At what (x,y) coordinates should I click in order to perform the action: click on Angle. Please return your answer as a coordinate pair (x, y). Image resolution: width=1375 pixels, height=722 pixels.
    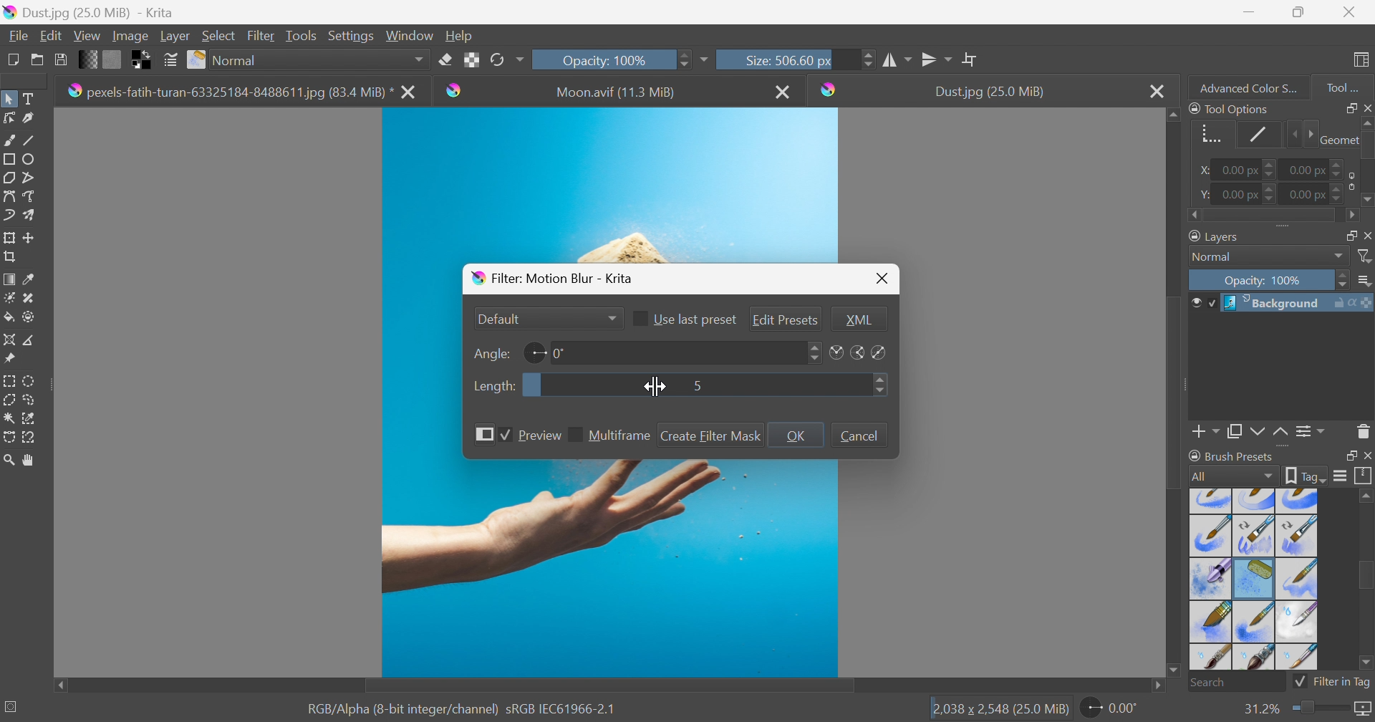
    Looking at the image, I should click on (534, 352).